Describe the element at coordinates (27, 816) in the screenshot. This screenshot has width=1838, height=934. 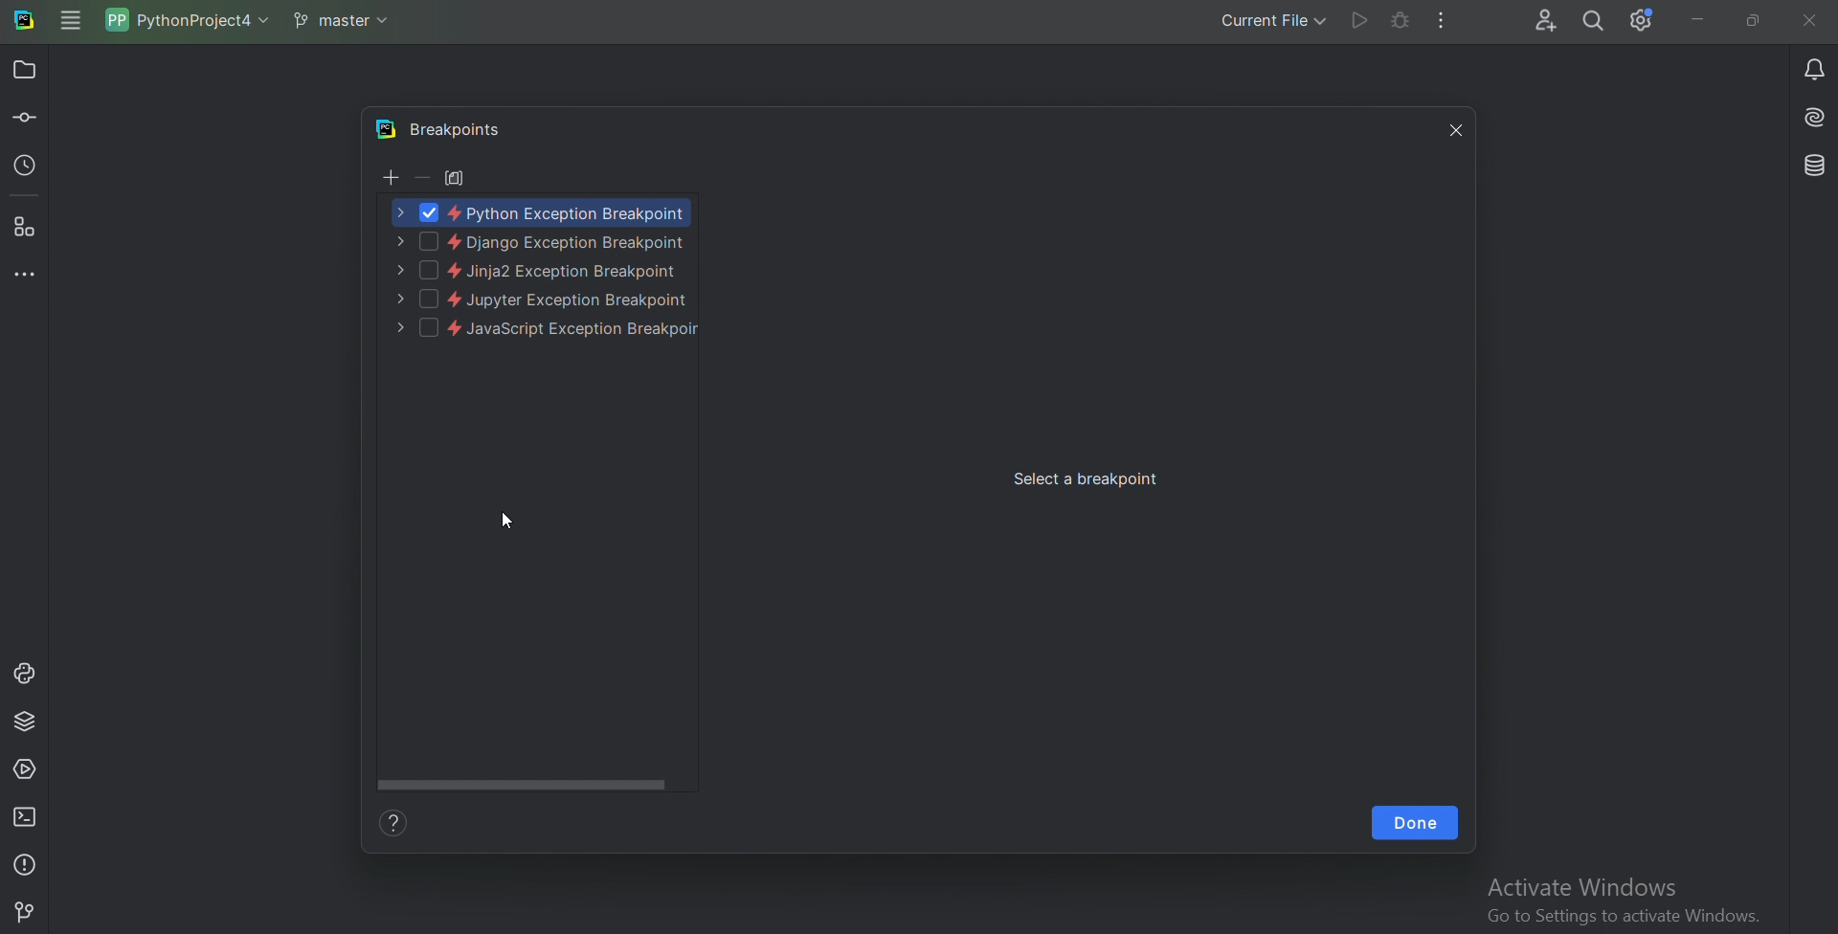
I see `Terminal` at that location.